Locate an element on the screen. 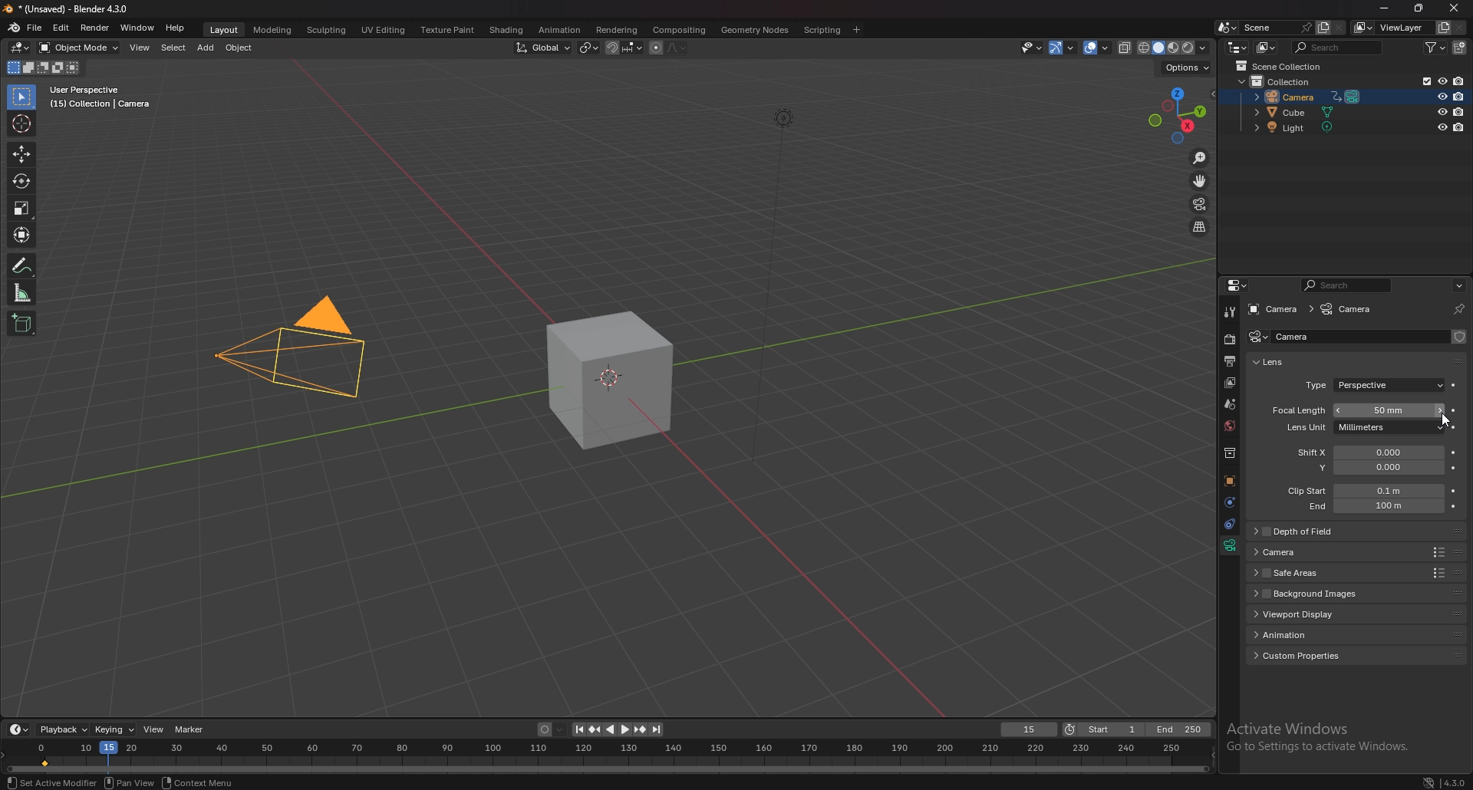 The width and height of the screenshot is (1473, 790). camera view is located at coordinates (1200, 203).